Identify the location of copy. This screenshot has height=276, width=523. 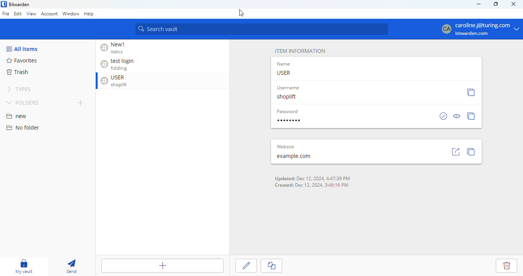
(272, 266).